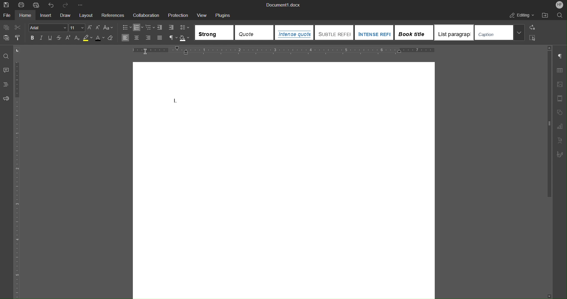 This screenshot has width=567, height=299. What do you see at coordinates (500, 32) in the screenshot?
I see `Heading 6` at bounding box center [500, 32].